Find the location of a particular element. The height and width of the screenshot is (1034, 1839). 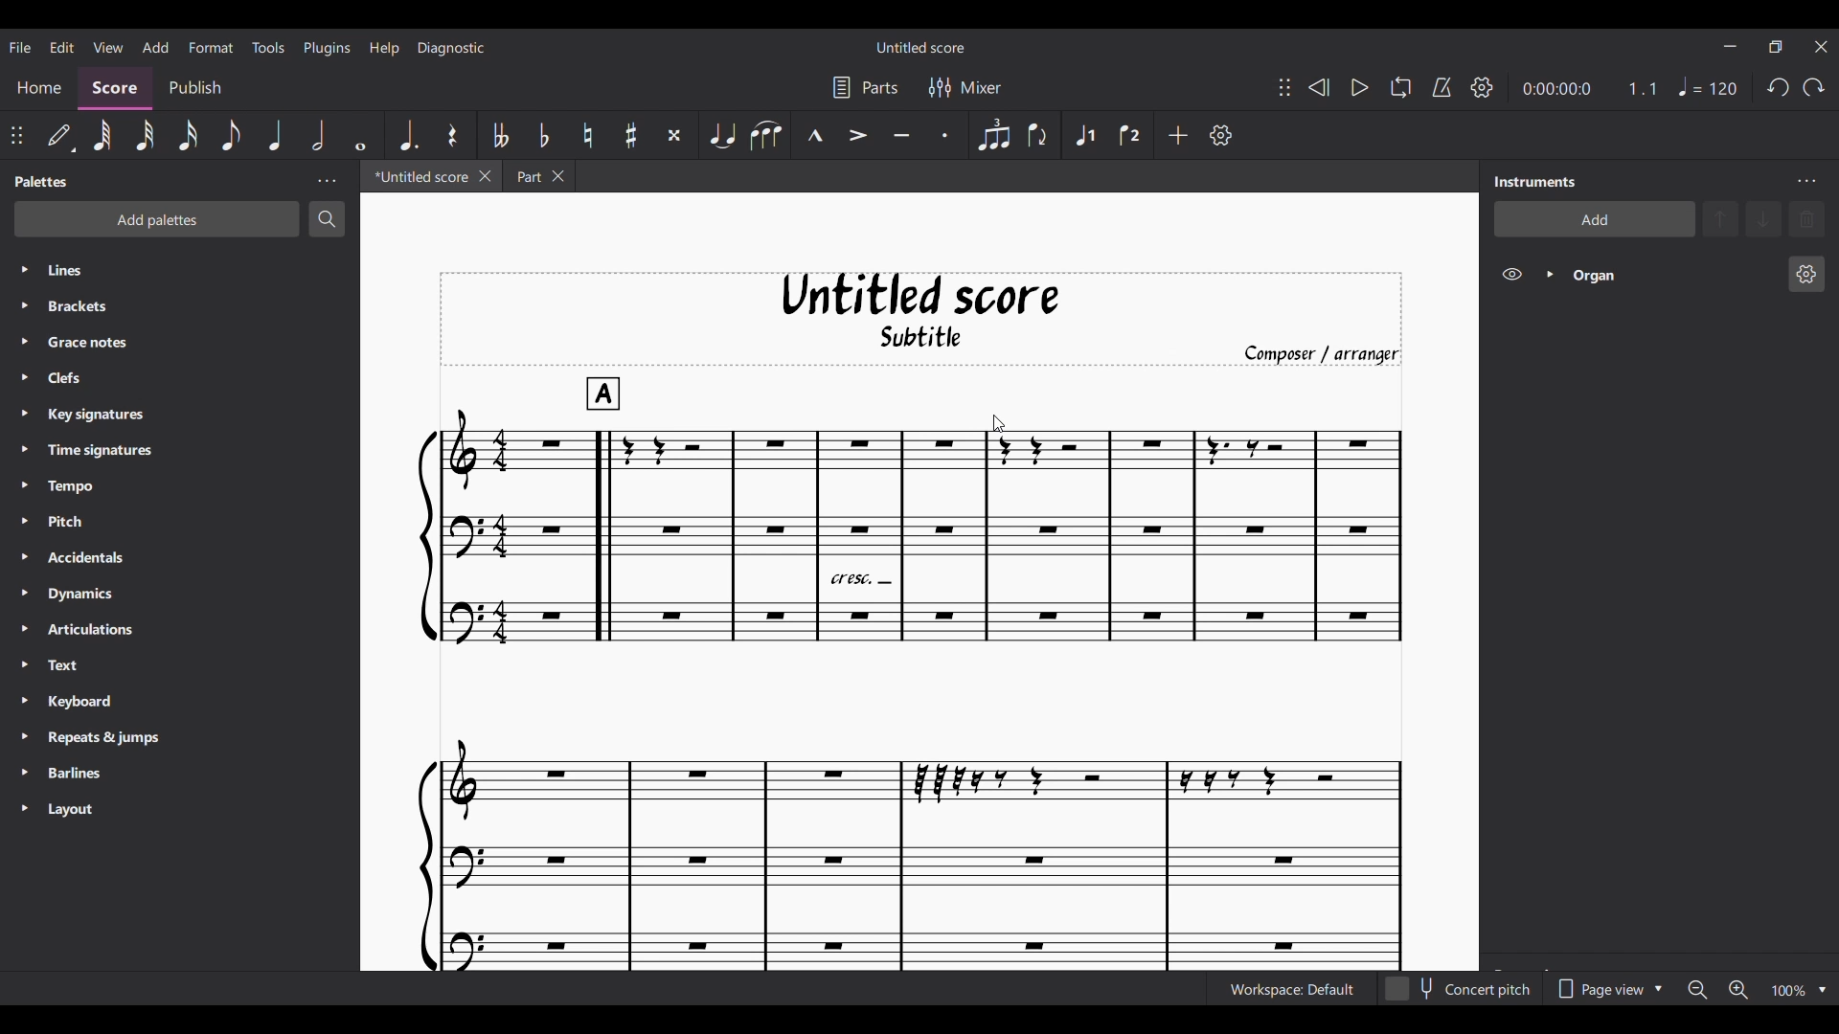

Delete selection is located at coordinates (1807, 219).